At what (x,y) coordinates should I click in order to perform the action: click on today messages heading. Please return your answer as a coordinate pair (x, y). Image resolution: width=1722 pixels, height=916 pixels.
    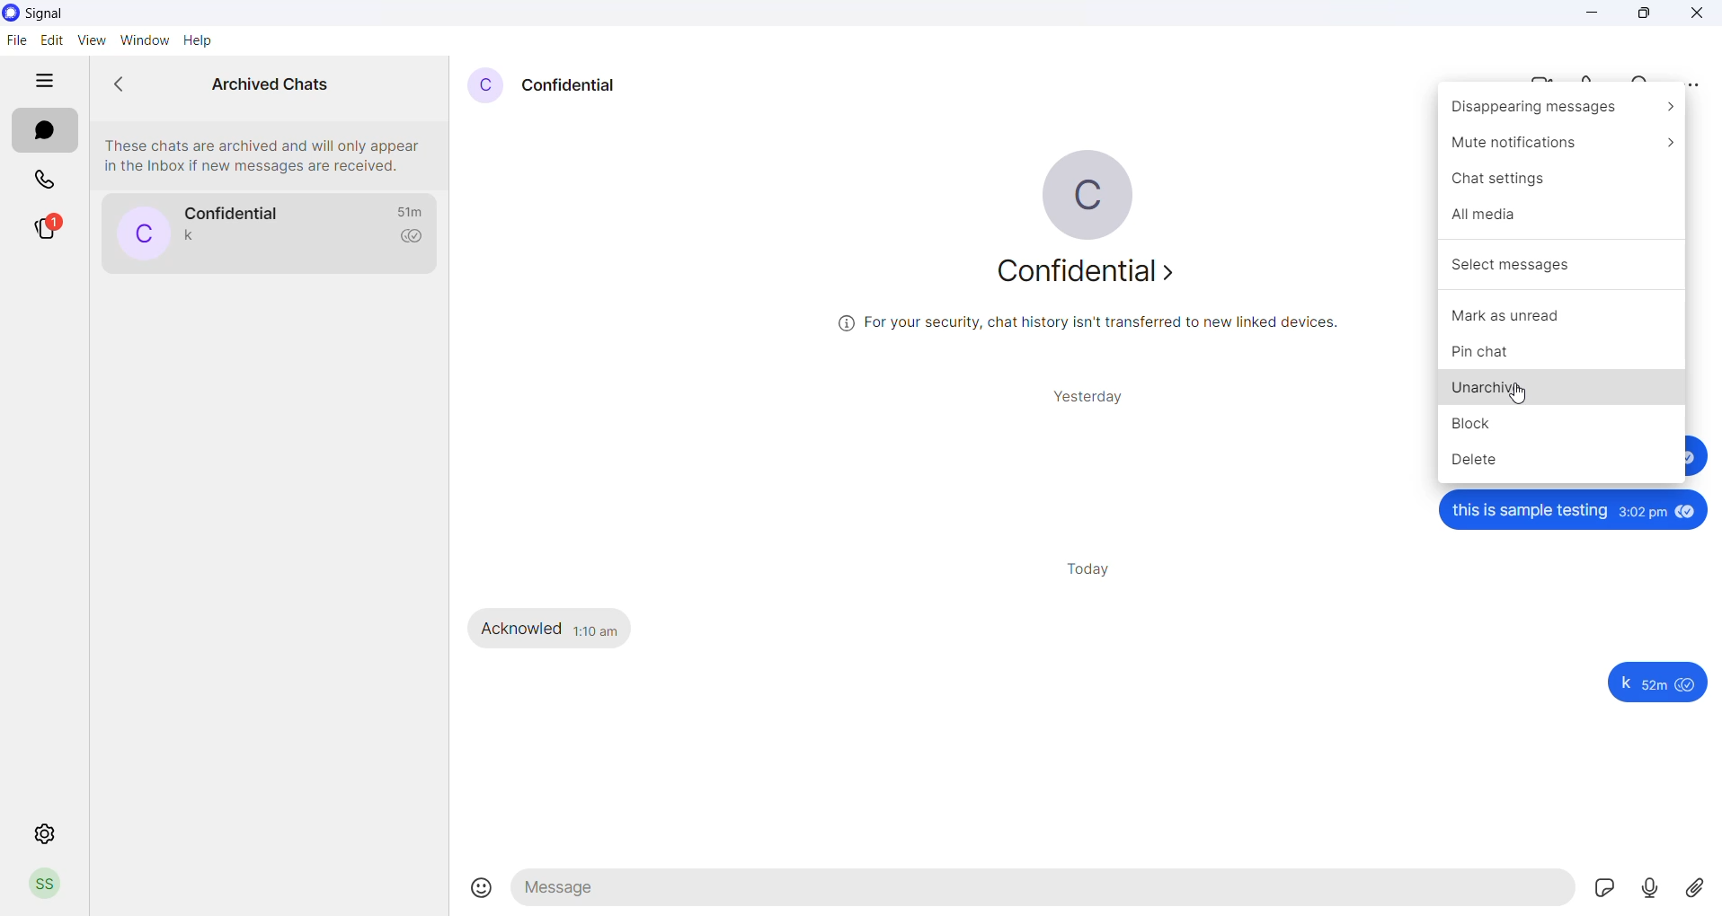
    Looking at the image, I should click on (1091, 567).